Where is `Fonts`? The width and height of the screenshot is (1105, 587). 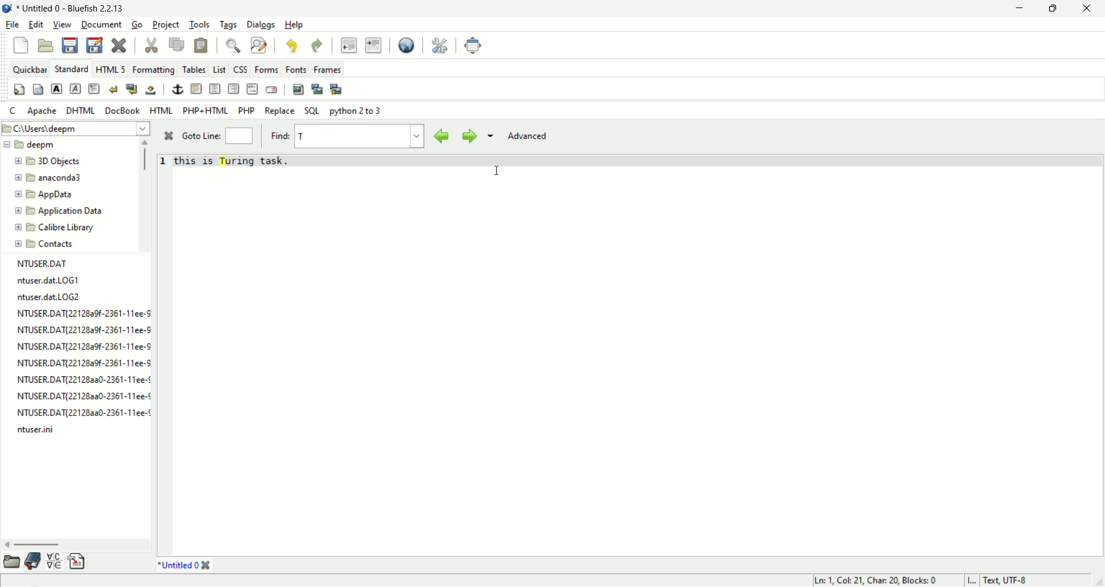
Fonts is located at coordinates (298, 70).